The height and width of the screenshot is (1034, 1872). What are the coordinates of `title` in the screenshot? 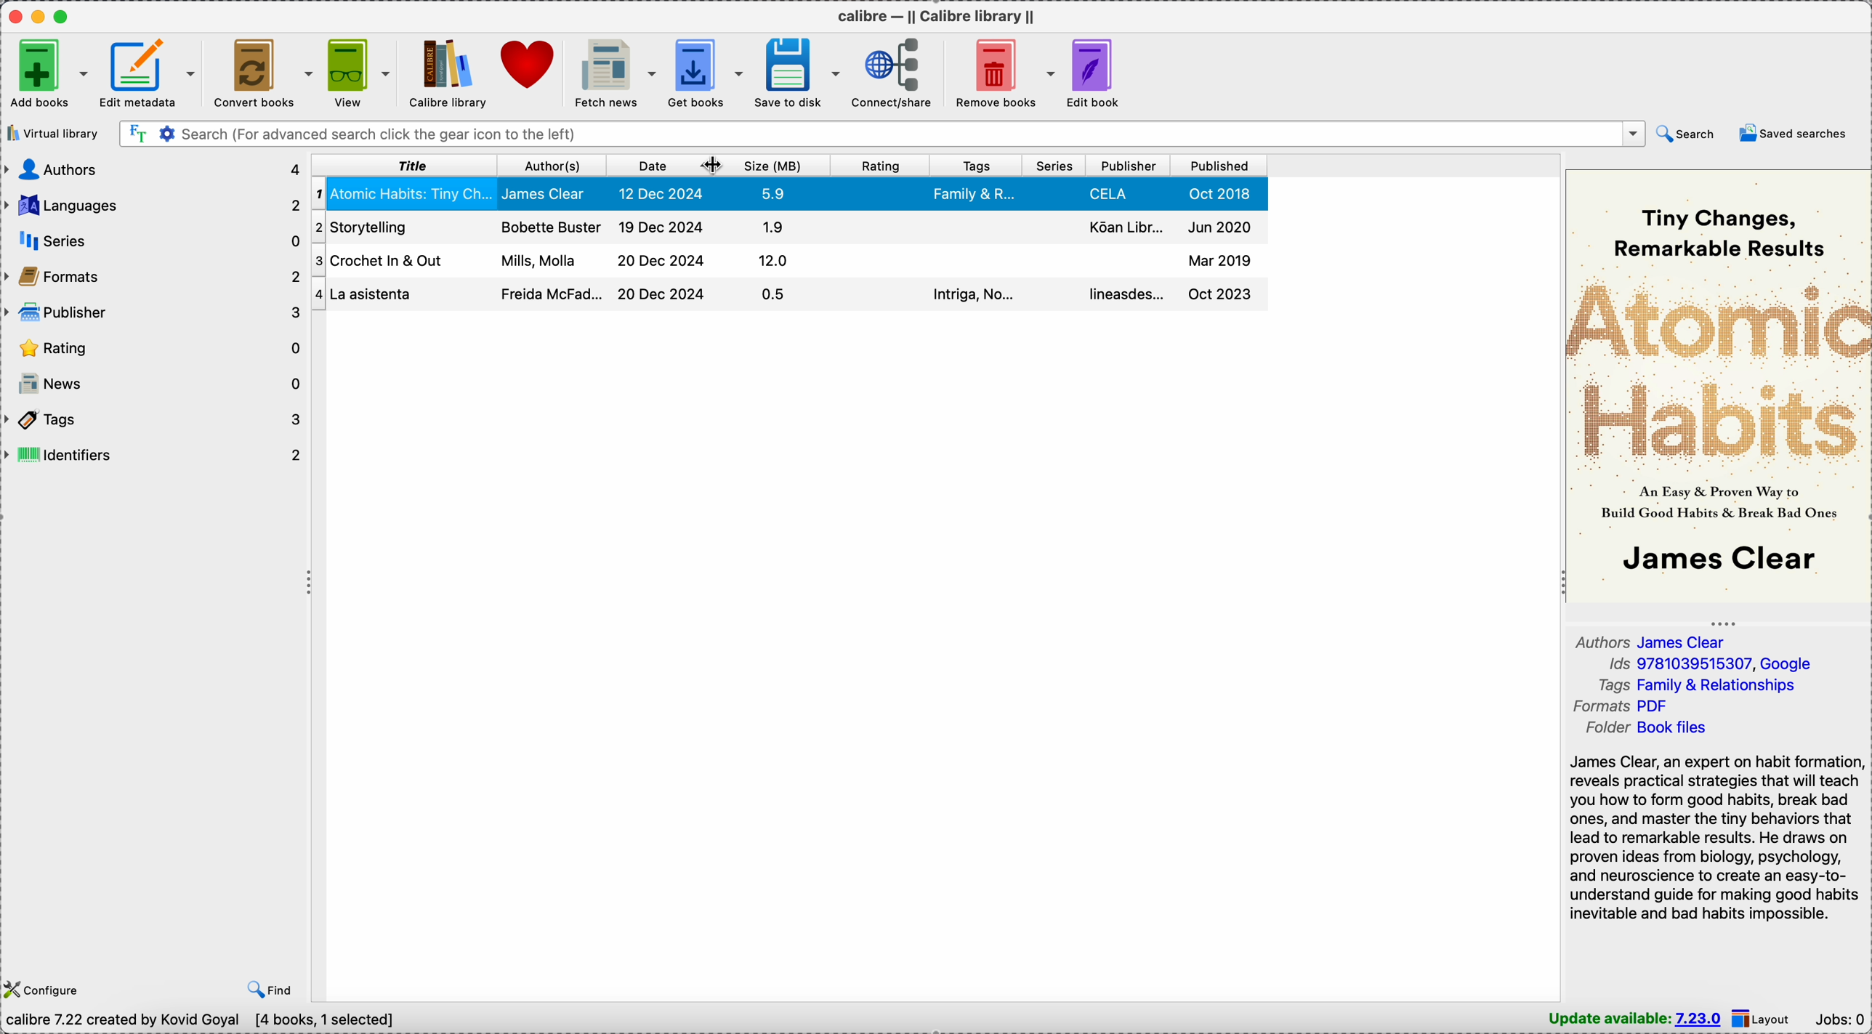 It's located at (405, 167).